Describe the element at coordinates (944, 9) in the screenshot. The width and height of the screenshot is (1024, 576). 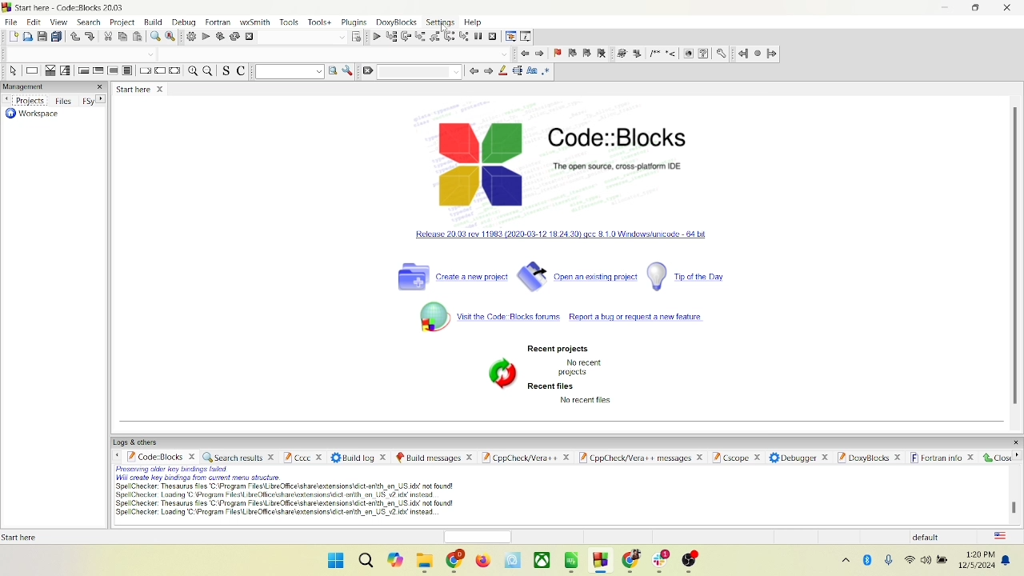
I see `minimize` at that location.